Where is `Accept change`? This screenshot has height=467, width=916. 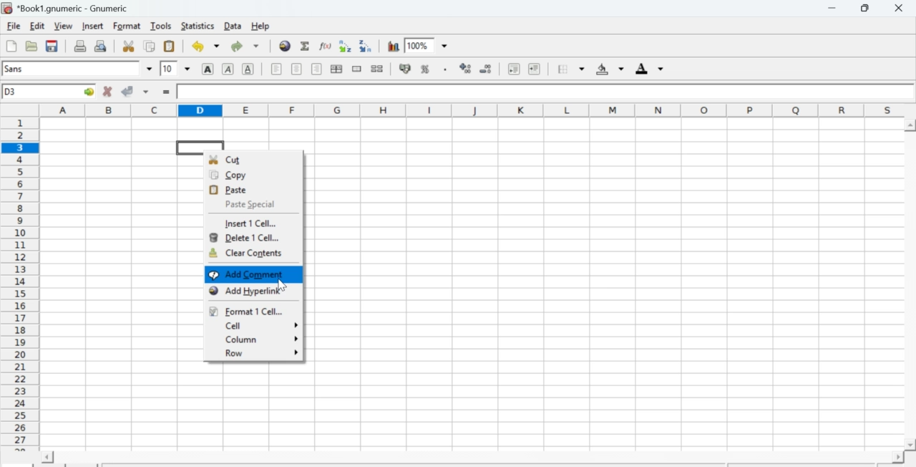 Accept change is located at coordinates (127, 91).